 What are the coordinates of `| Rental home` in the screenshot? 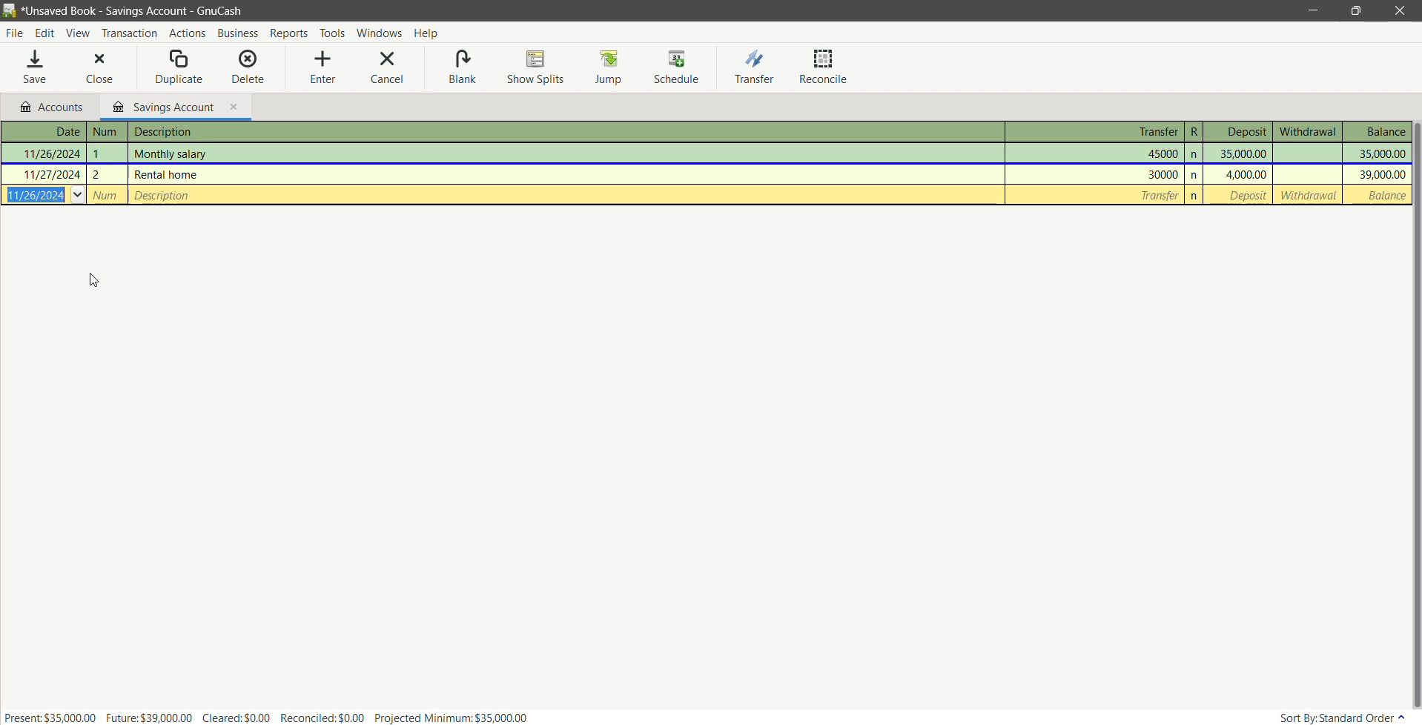 It's located at (561, 175).